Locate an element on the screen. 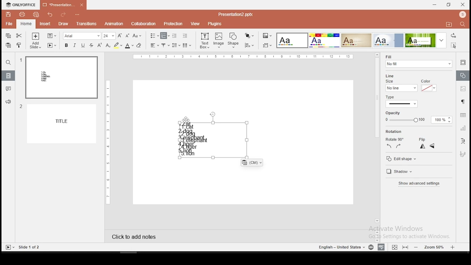 This screenshot has width=471, height=265. shape is located at coordinates (234, 41).